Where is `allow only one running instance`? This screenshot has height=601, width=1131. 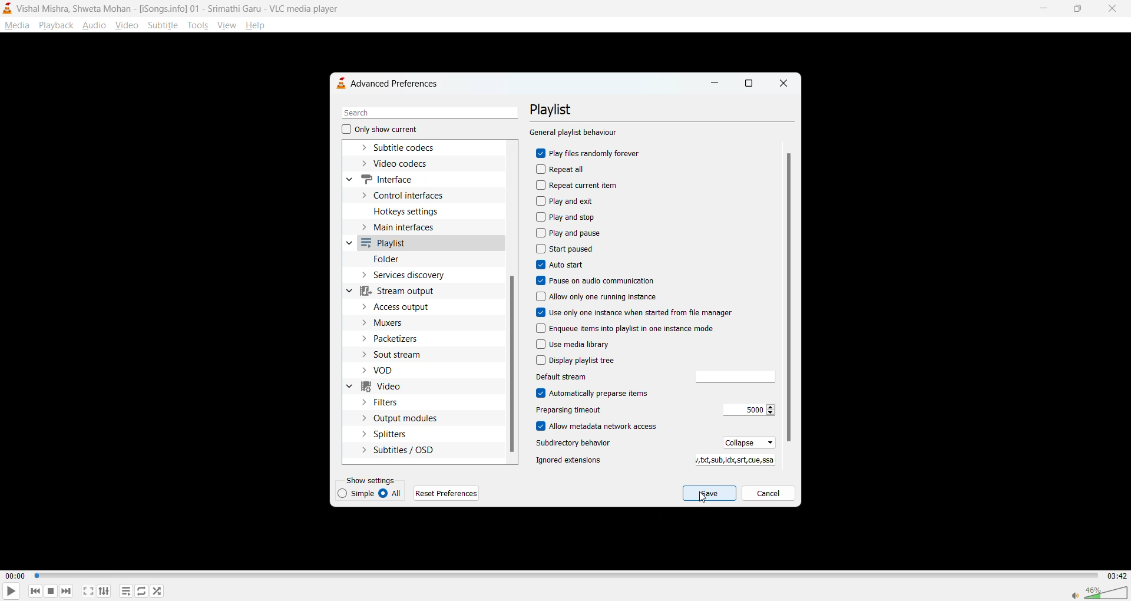 allow only one running instance is located at coordinates (599, 298).